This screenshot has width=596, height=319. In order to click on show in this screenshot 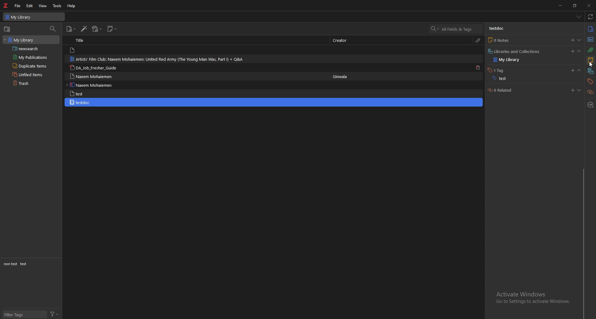, I will do `click(579, 90)`.